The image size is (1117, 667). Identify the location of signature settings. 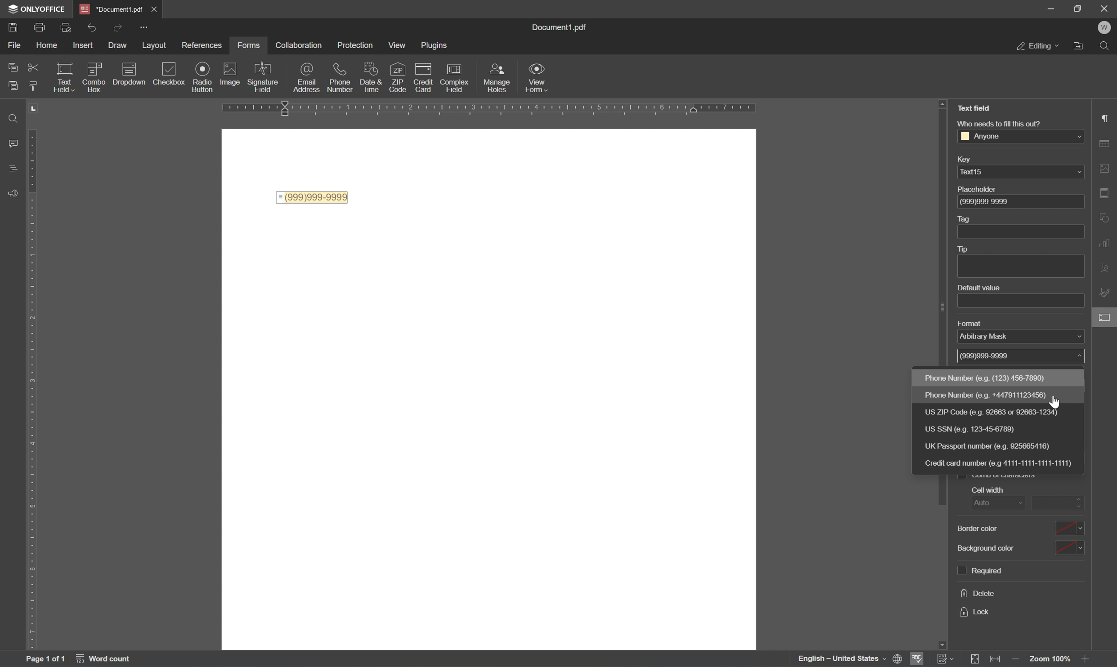
(1106, 293).